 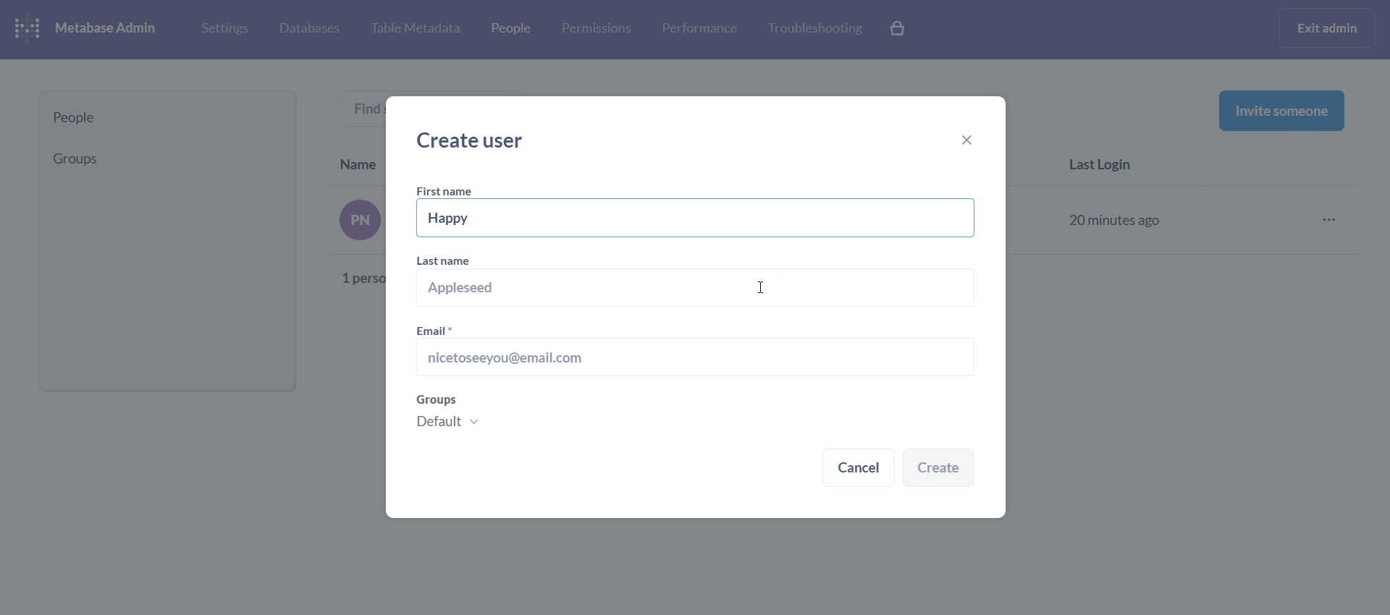 I want to click on happy, so click(x=698, y=219).